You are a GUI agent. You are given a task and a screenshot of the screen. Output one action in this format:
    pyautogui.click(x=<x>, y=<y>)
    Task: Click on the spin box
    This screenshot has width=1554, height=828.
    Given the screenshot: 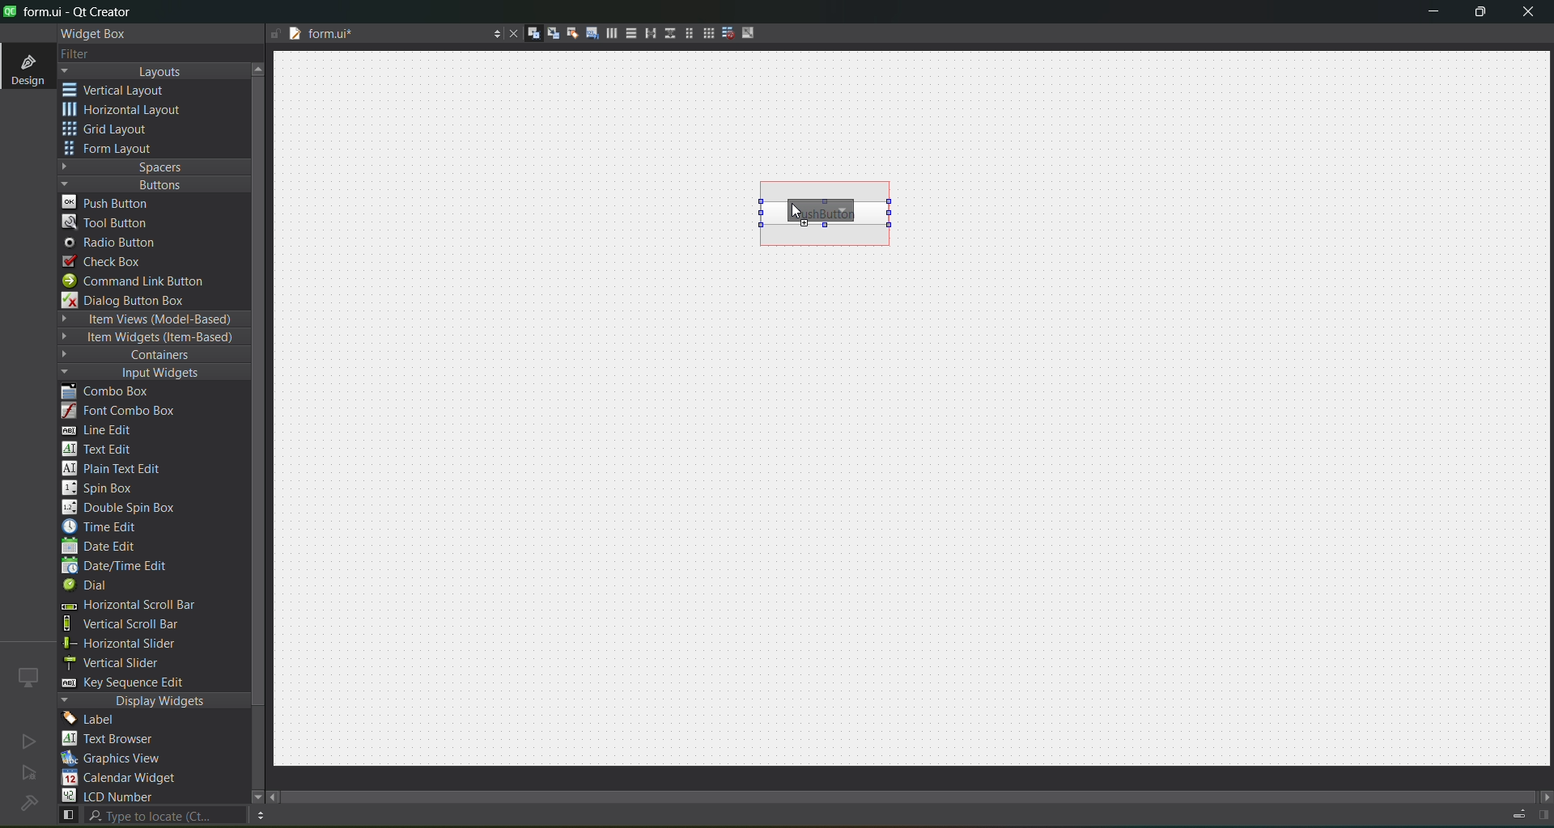 What is the action you would take?
    pyautogui.click(x=106, y=488)
    